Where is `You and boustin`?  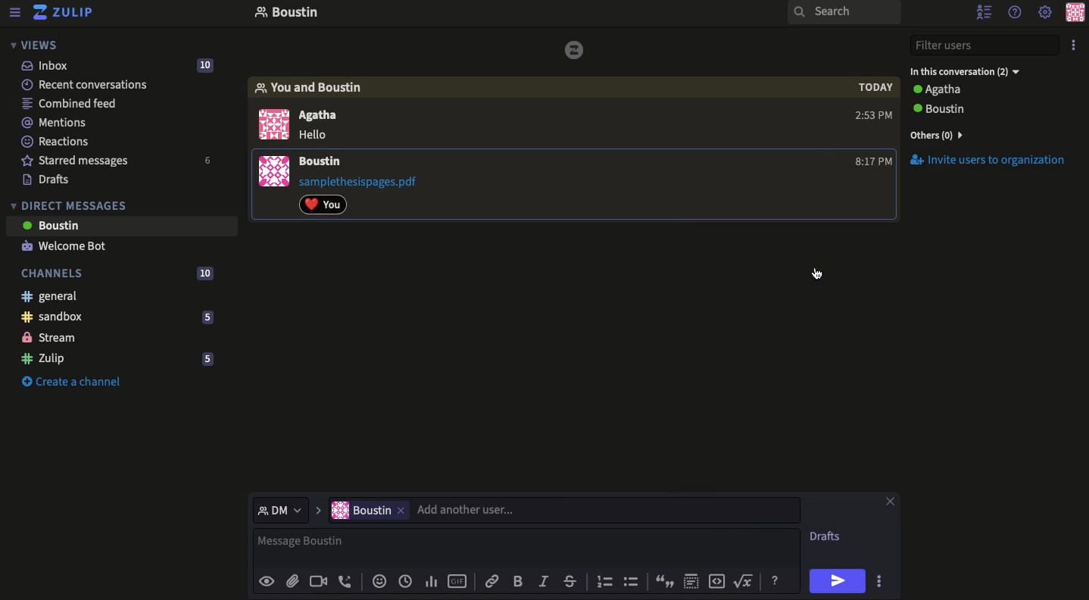 You and boustin is located at coordinates (316, 86).